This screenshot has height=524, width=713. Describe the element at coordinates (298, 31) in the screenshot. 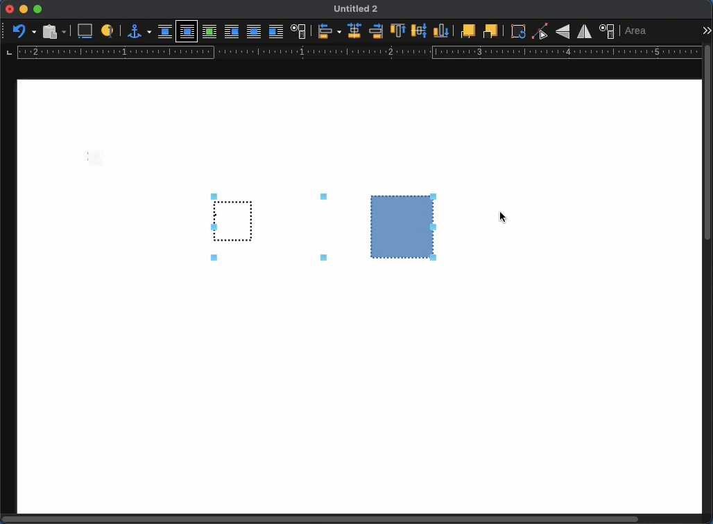

I see `text wrap` at that location.